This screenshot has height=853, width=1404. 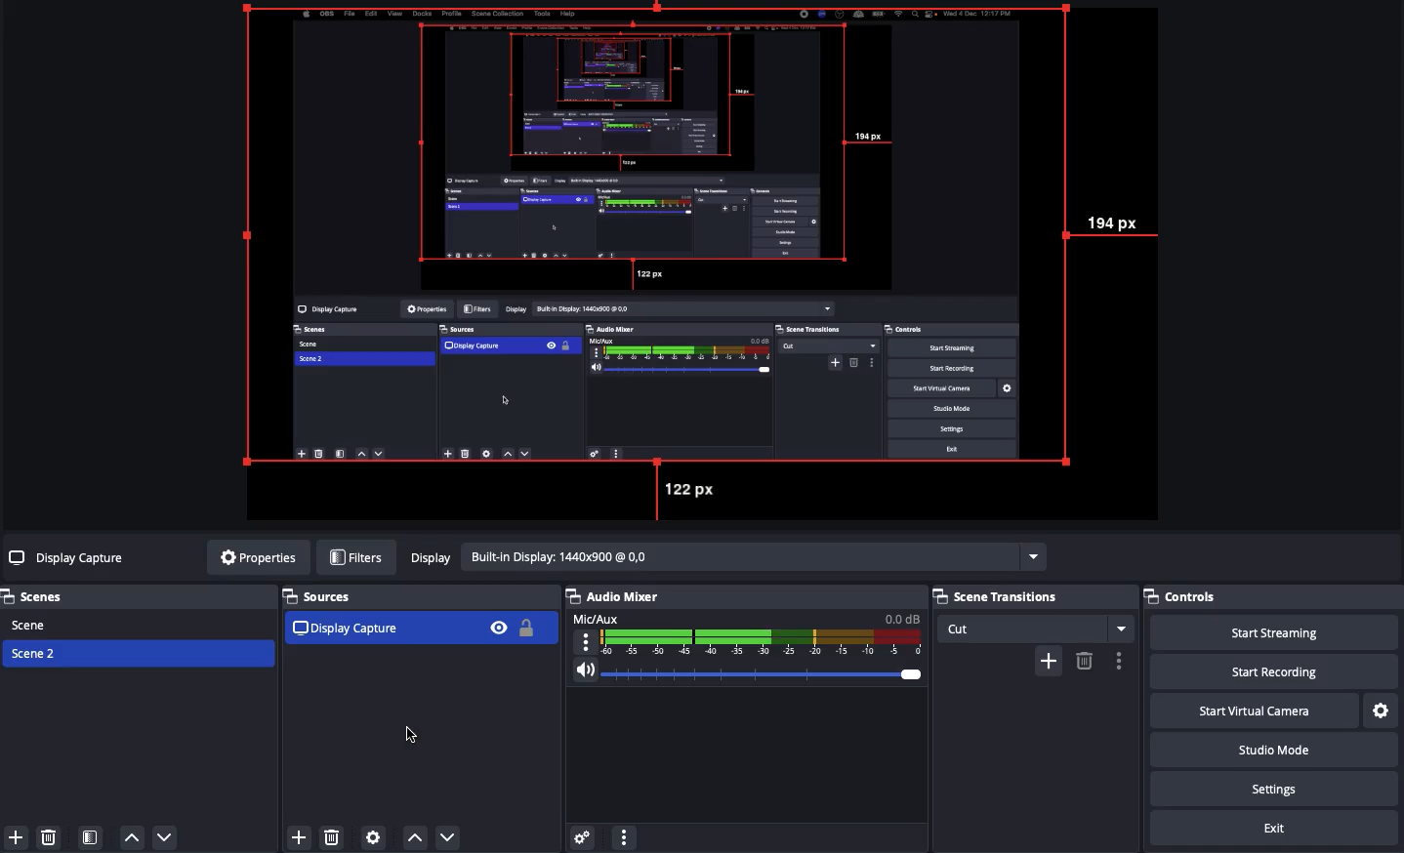 What do you see at coordinates (1274, 632) in the screenshot?
I see `Start streaming` at bounding box center [1274, 632].